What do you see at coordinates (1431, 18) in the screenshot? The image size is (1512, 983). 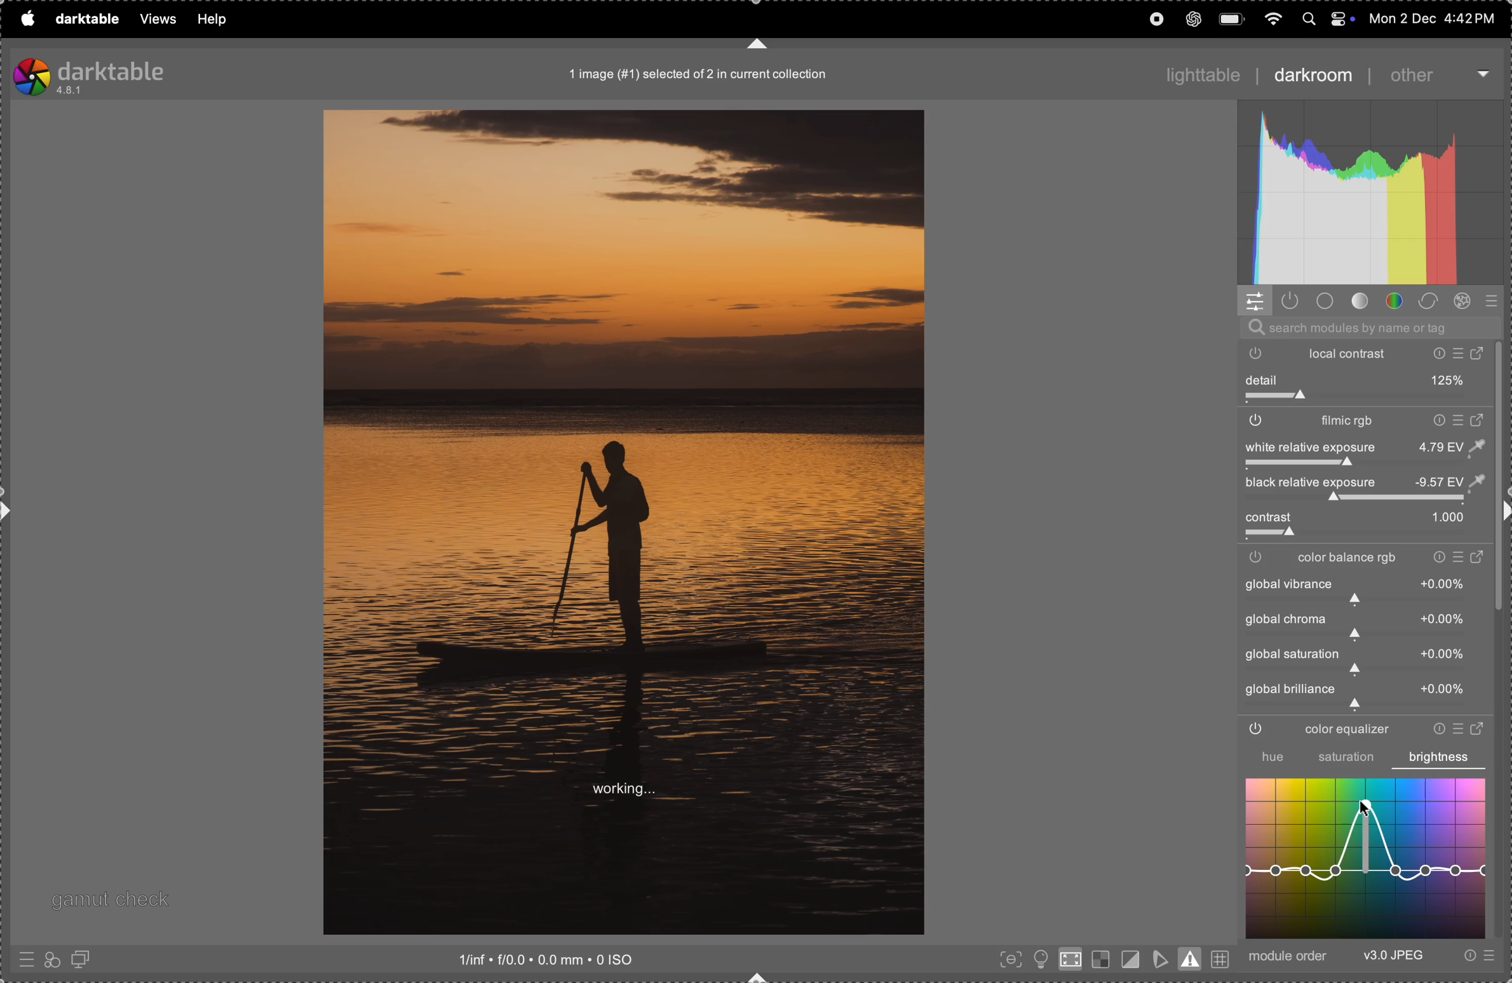 I see `date and time` at bounding box center [1431, 18].